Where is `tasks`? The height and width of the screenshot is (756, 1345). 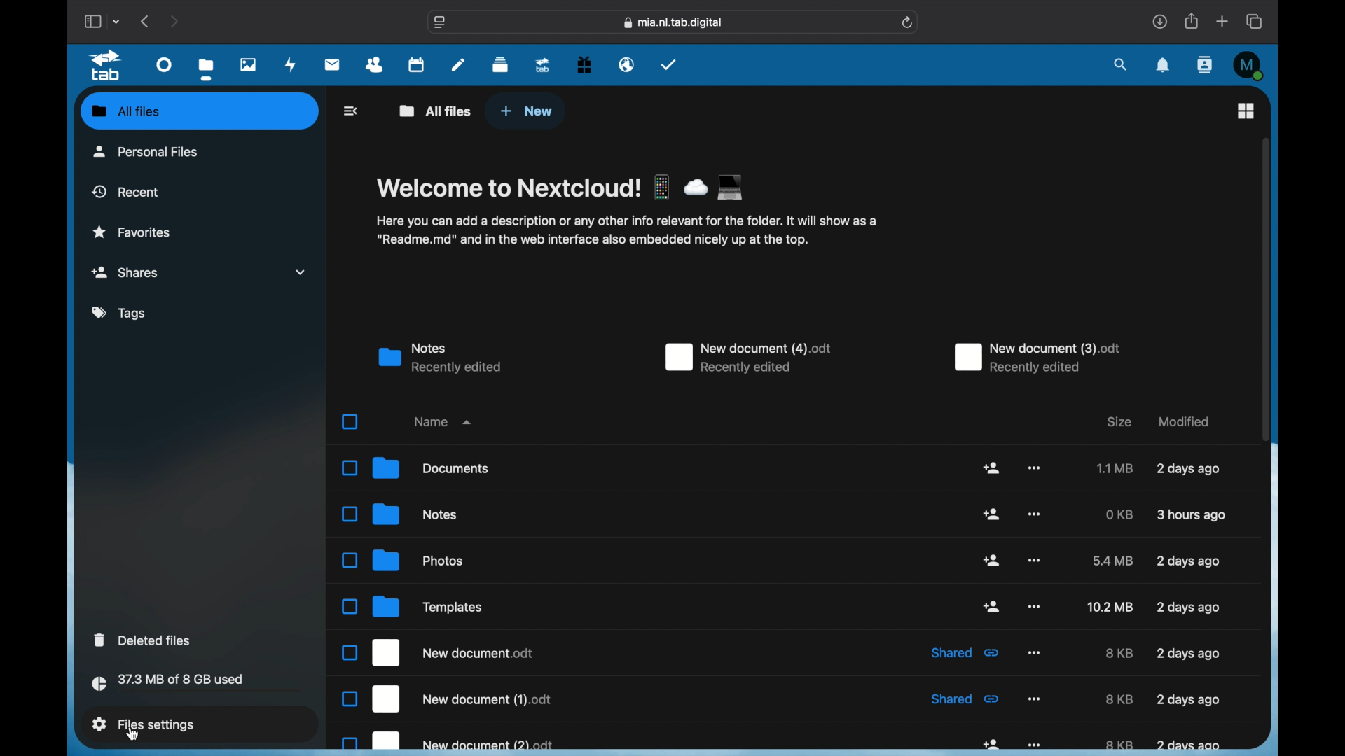
tasks is located at coordinates (668, 64).